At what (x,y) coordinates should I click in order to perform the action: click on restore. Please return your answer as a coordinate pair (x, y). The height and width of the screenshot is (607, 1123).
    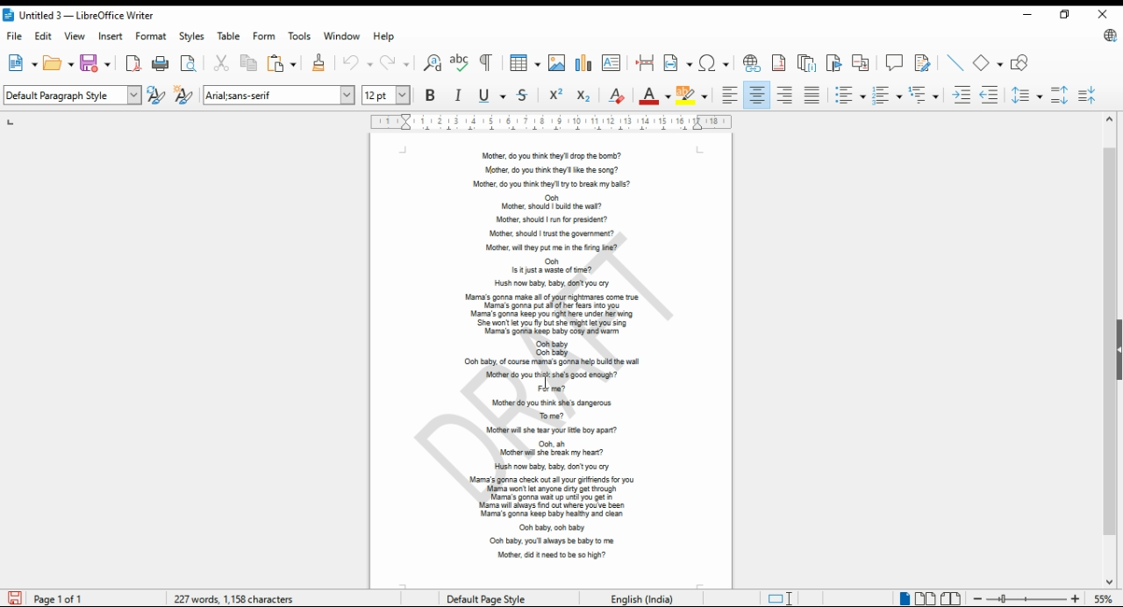
    Looking at the image, I should click on (1062, 15).